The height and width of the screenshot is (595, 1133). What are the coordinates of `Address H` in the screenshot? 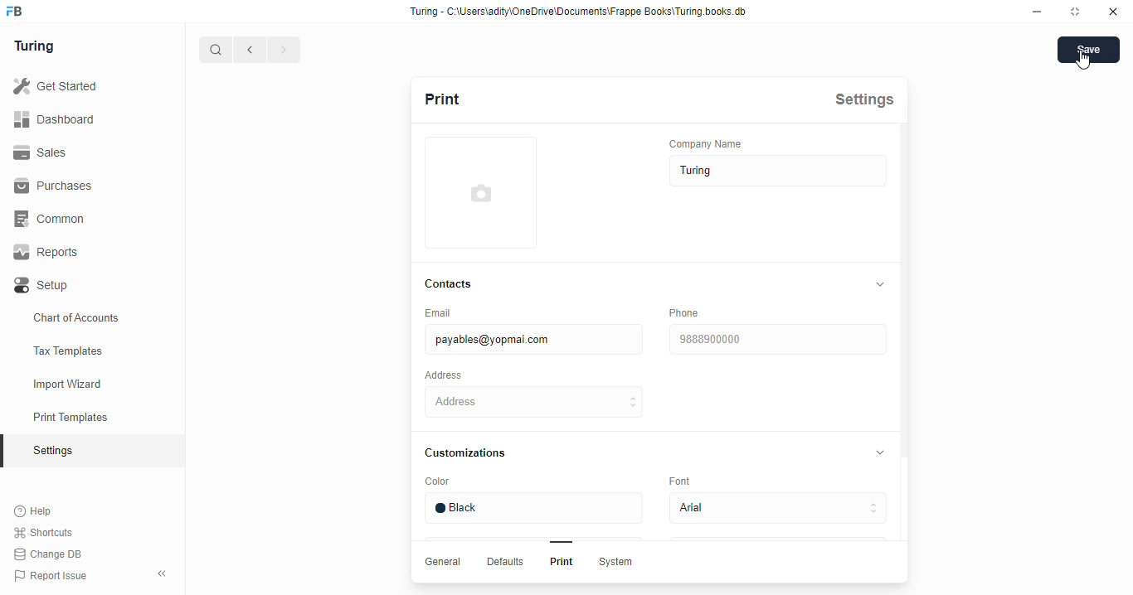 It's located at (556, 399).